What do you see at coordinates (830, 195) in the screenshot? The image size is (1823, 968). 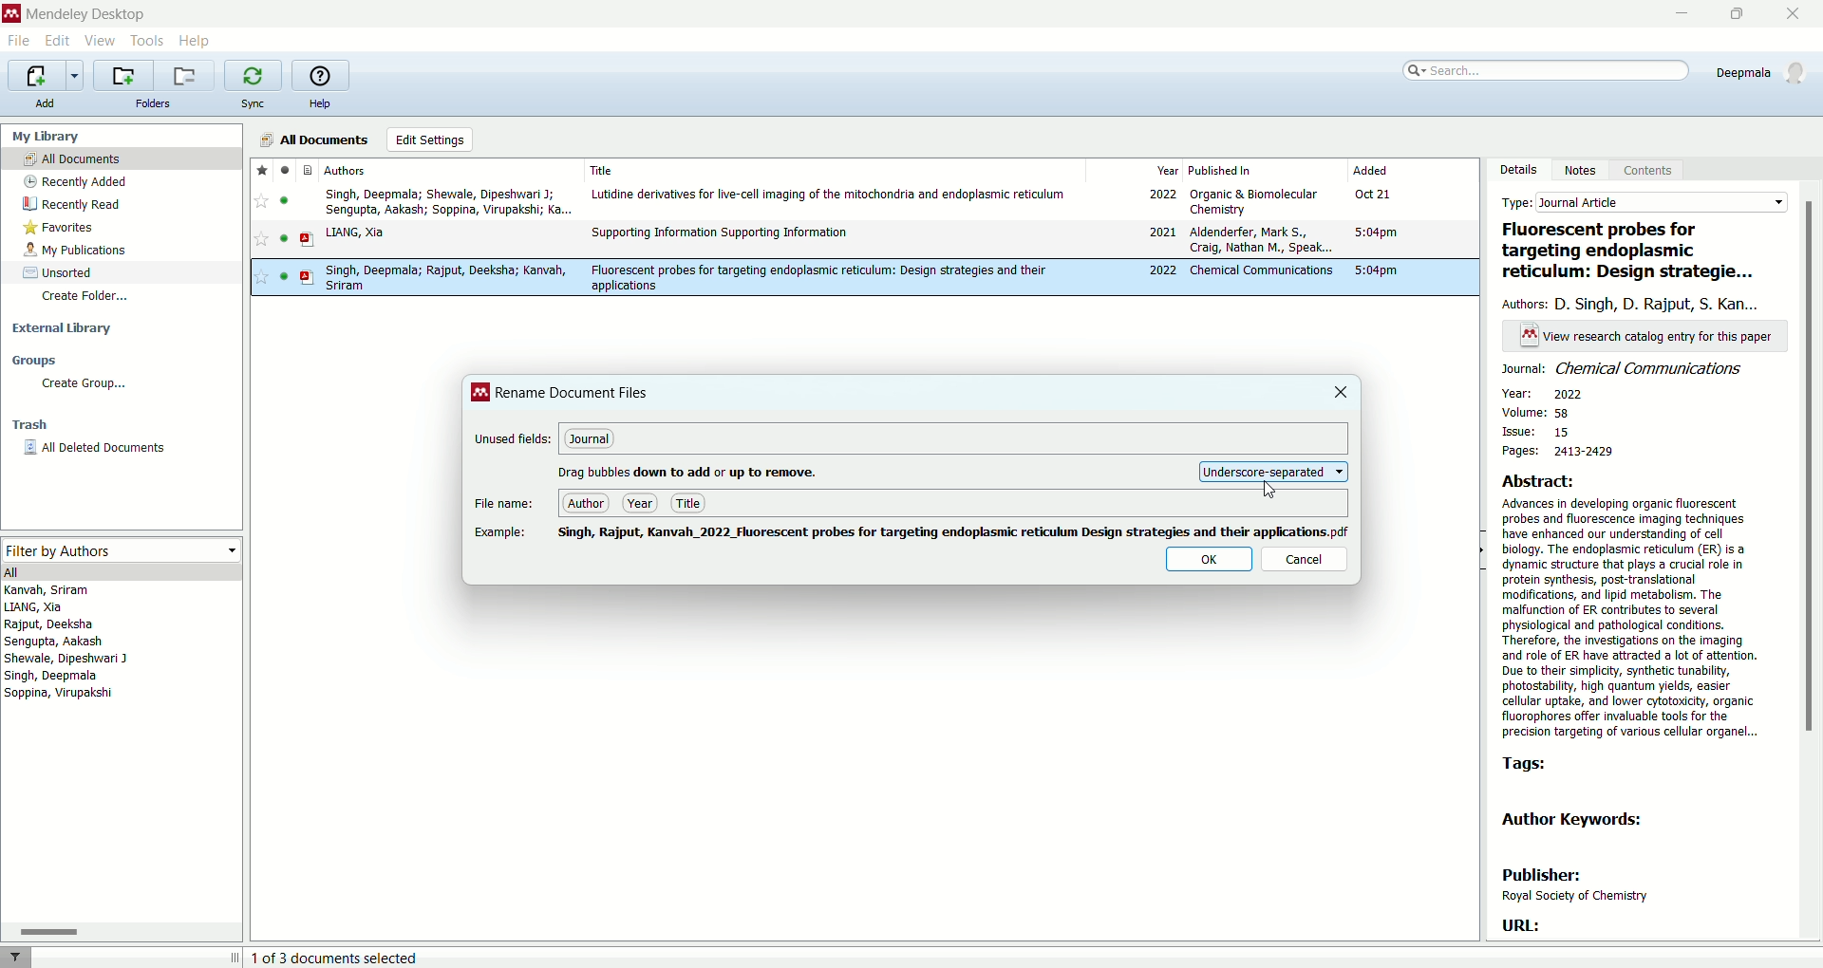 I see `Lutidine derivatives for live-cell imaging of the mitochondria and endoplasmic reticulum` at bounding box center [830, 195].